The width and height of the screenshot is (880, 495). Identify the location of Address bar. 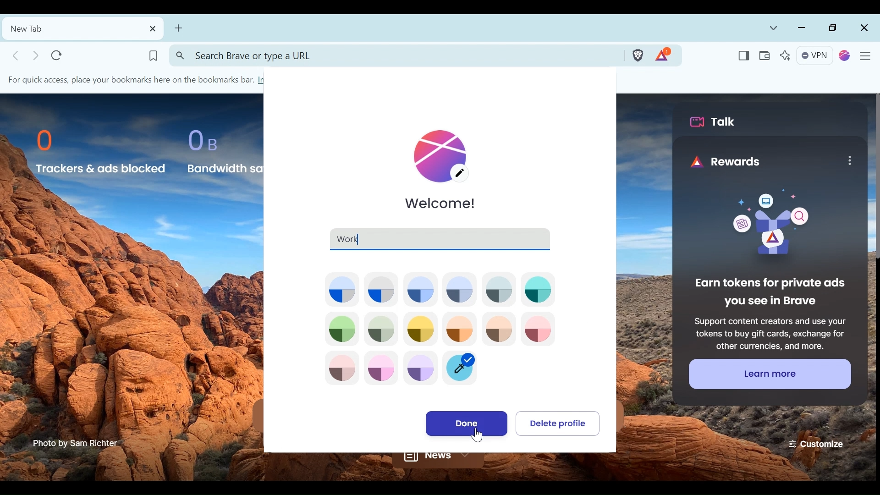
(395, 56).